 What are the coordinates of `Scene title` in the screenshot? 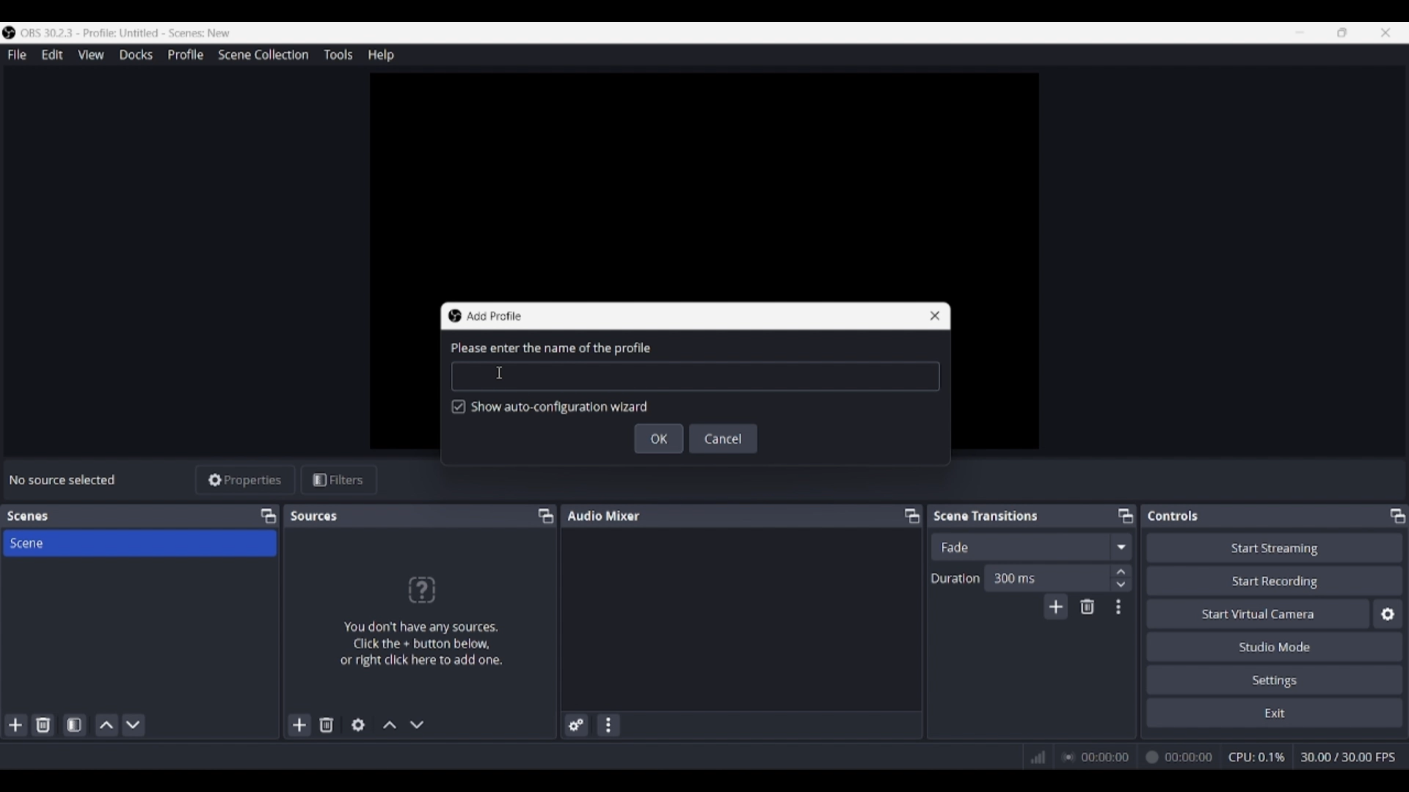 It's located at (139, 543).